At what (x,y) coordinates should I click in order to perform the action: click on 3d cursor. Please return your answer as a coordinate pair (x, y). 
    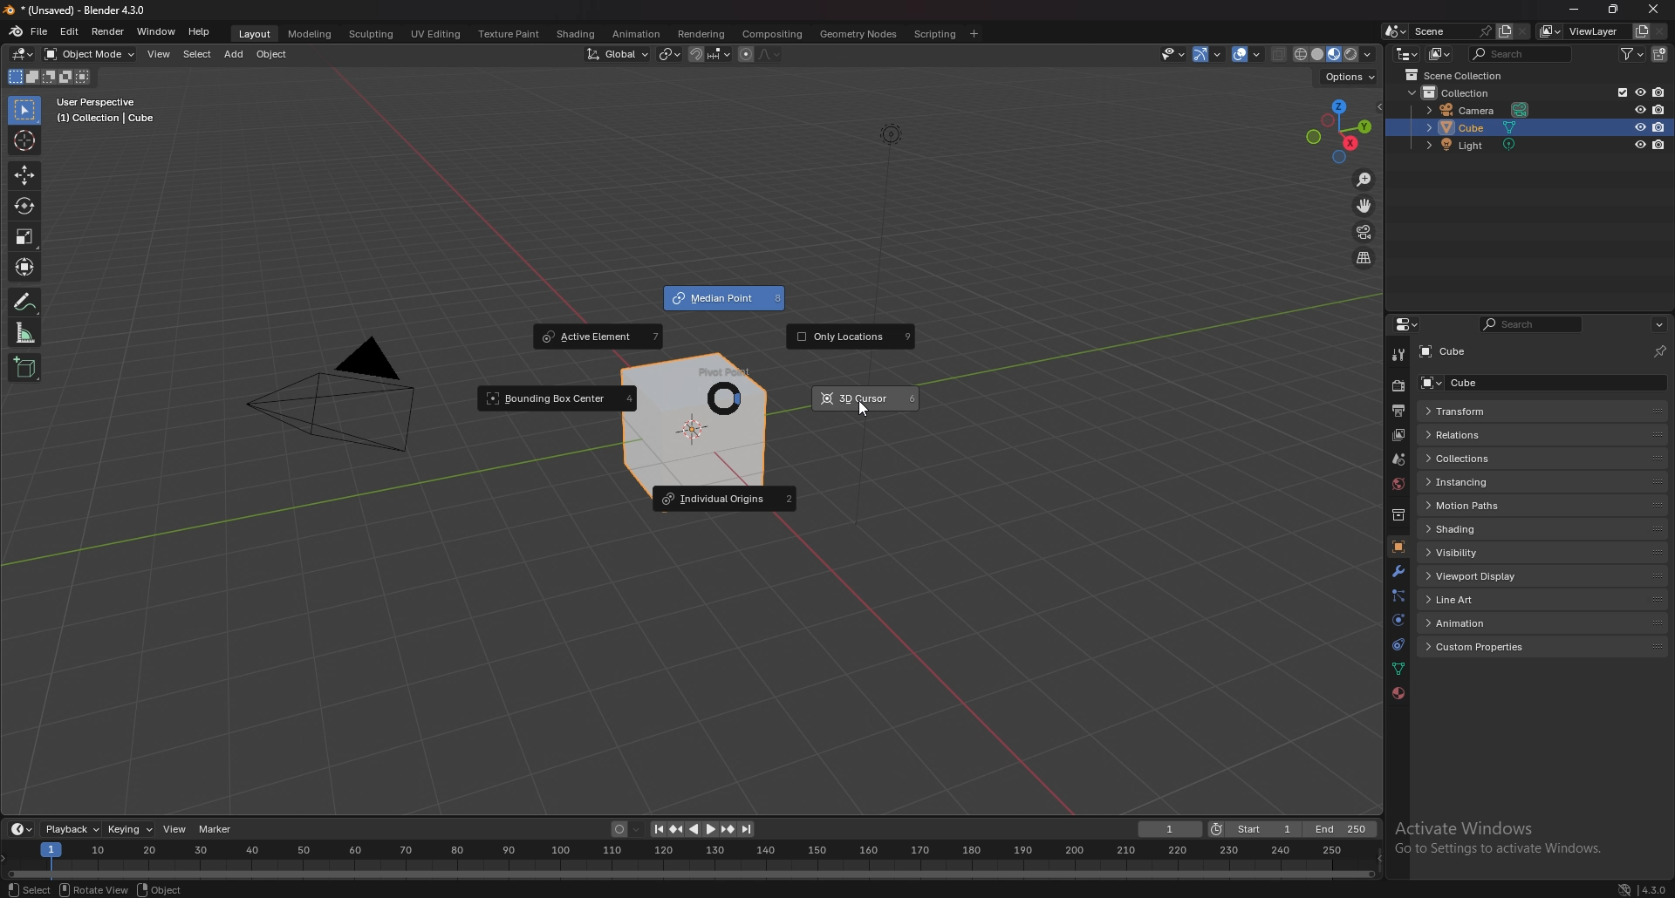
    Looking at the image, I should click on (868, 397).